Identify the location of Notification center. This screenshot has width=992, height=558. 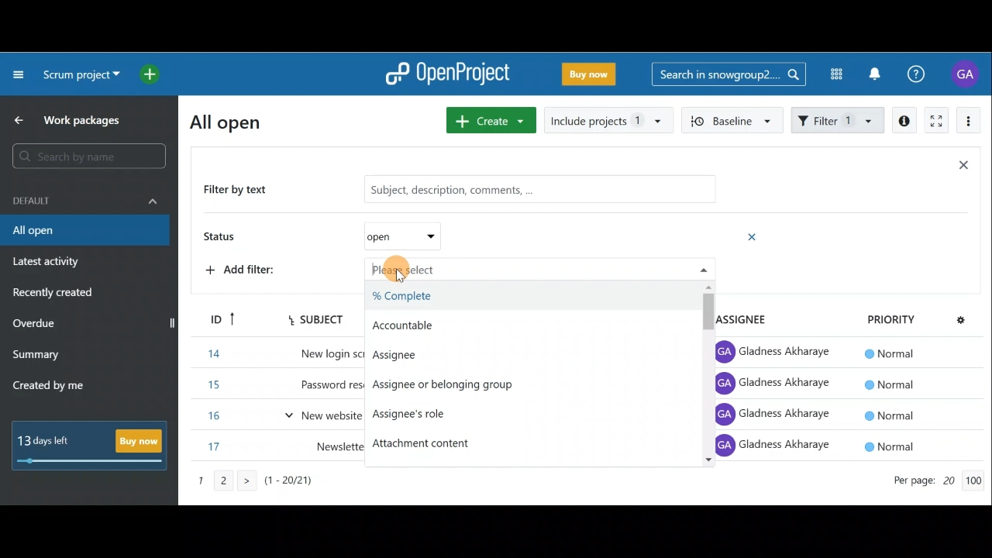
(877, 72).